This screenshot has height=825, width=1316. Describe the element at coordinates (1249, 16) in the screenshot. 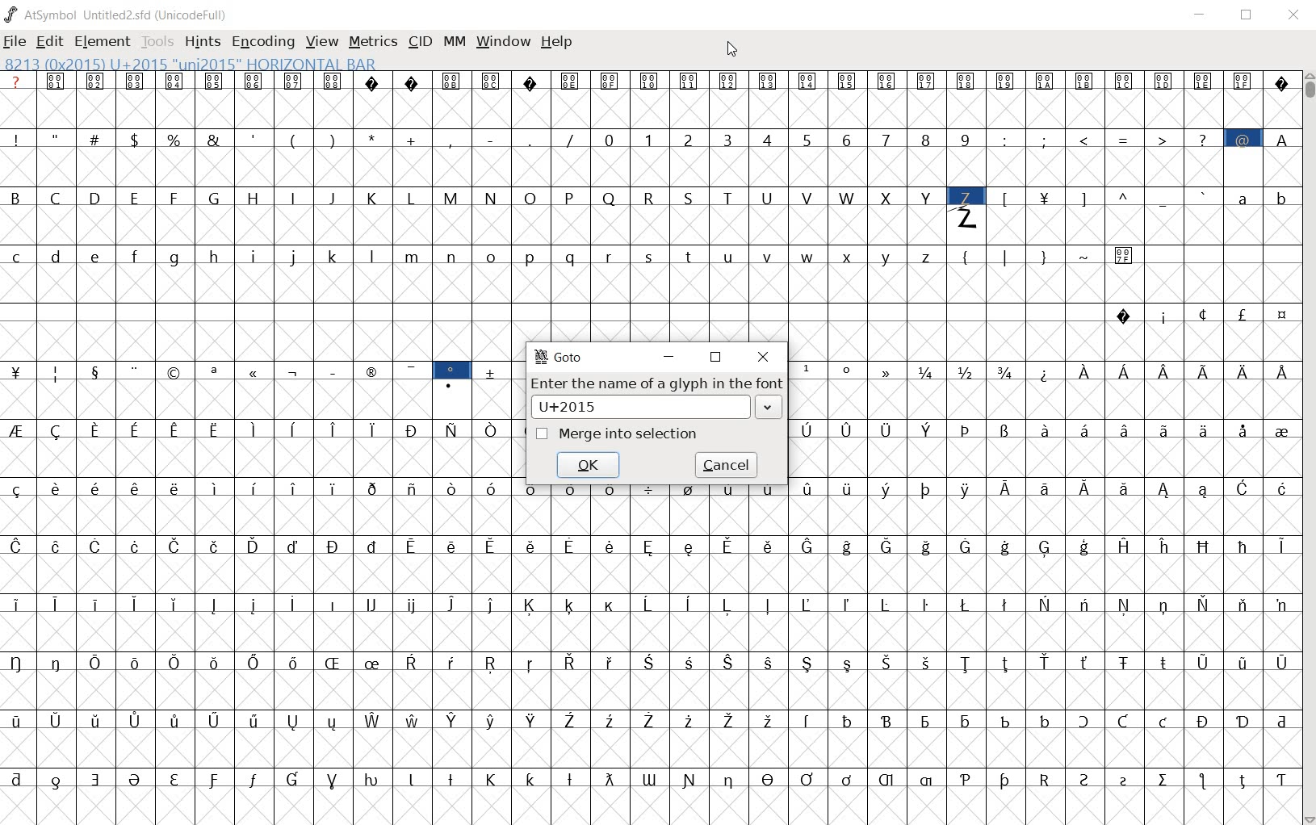

I see `RESTORE DOWN` at that location.